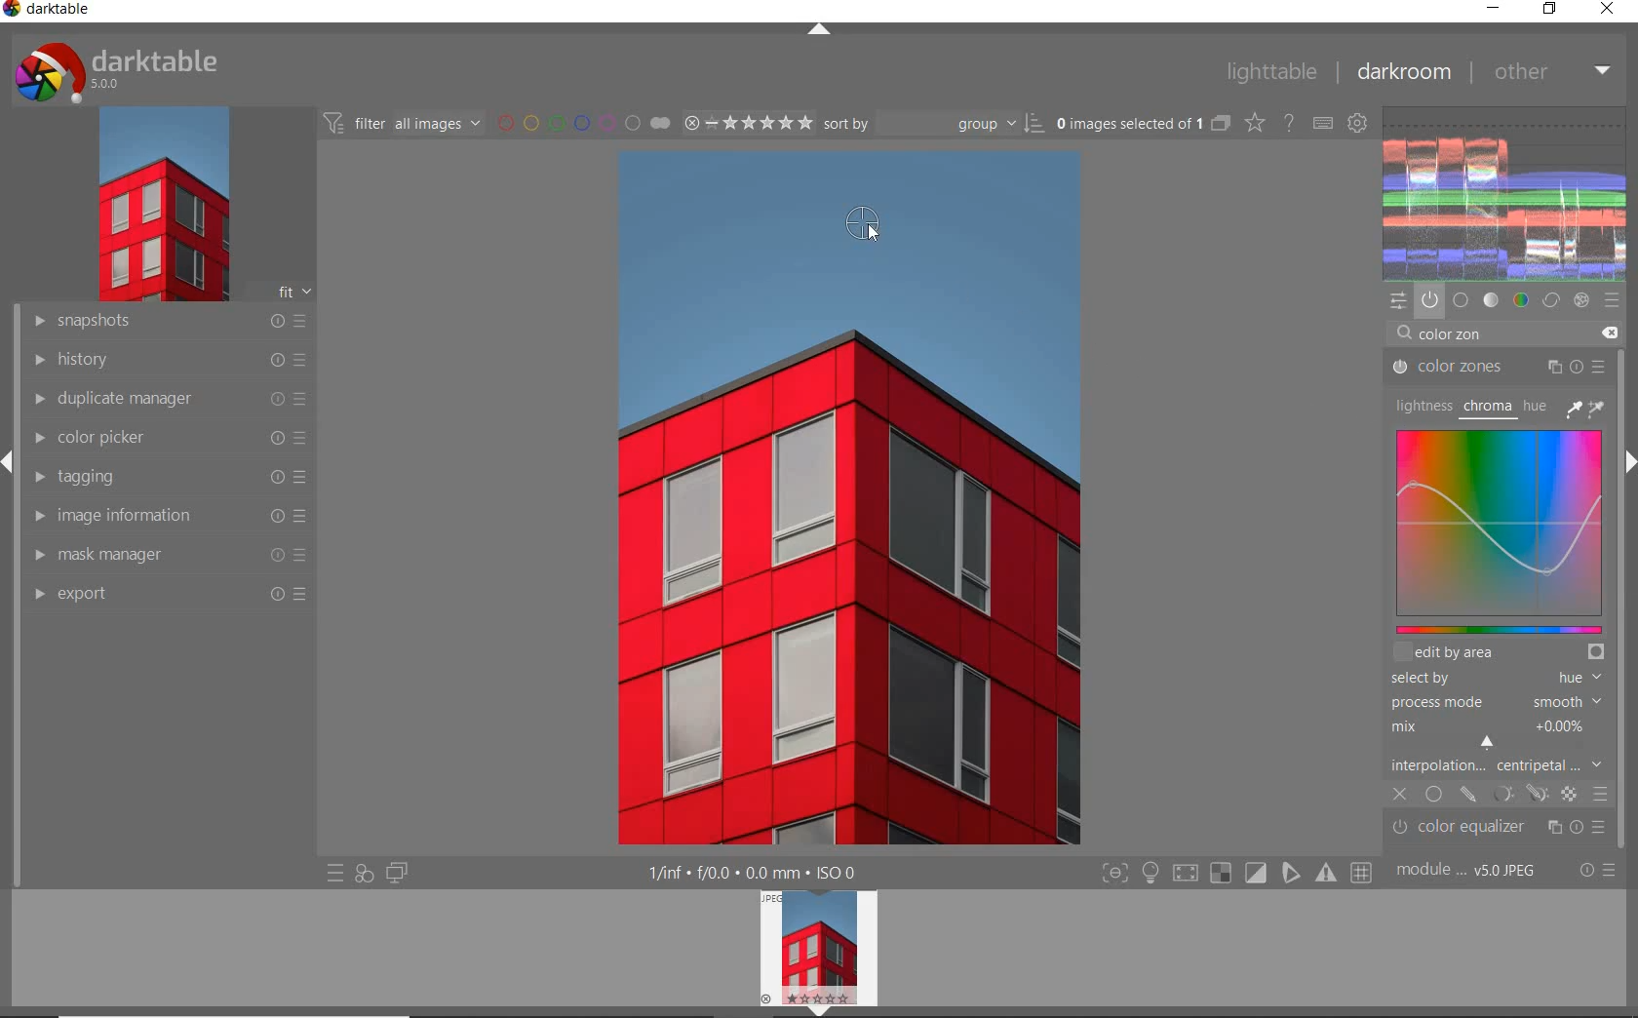 The image size is (1638, 1018). Describe the element at coordinates (365, 873) in the screenshot. I see `quick access for applying any of your styles` at that location.